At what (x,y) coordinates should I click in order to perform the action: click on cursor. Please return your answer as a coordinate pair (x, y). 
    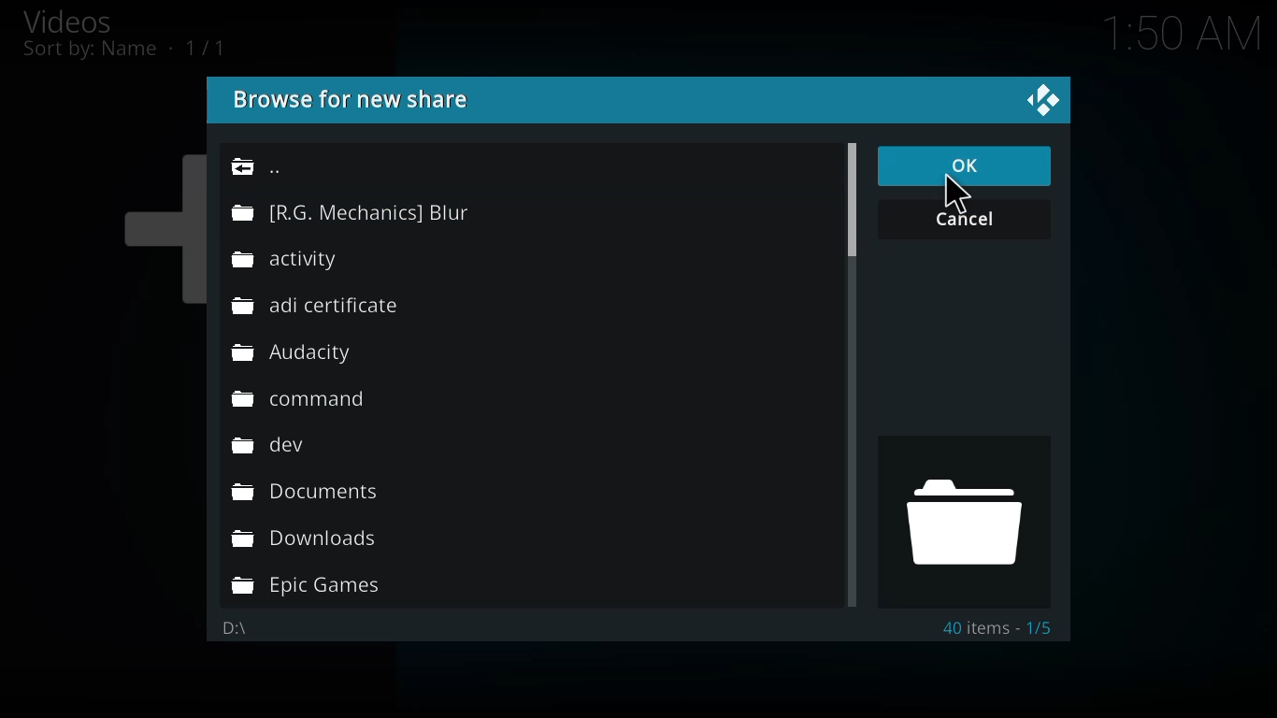
    Looking at the image, I should click on (958, 192).